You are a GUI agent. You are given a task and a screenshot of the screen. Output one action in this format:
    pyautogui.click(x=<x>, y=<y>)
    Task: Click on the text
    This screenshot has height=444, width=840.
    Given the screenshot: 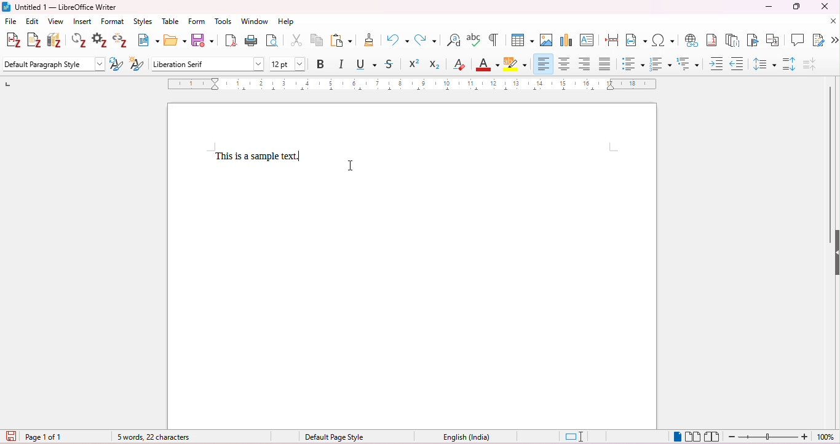 What is the action you would take?
    pyautogui.click(x=253, y=156)
    